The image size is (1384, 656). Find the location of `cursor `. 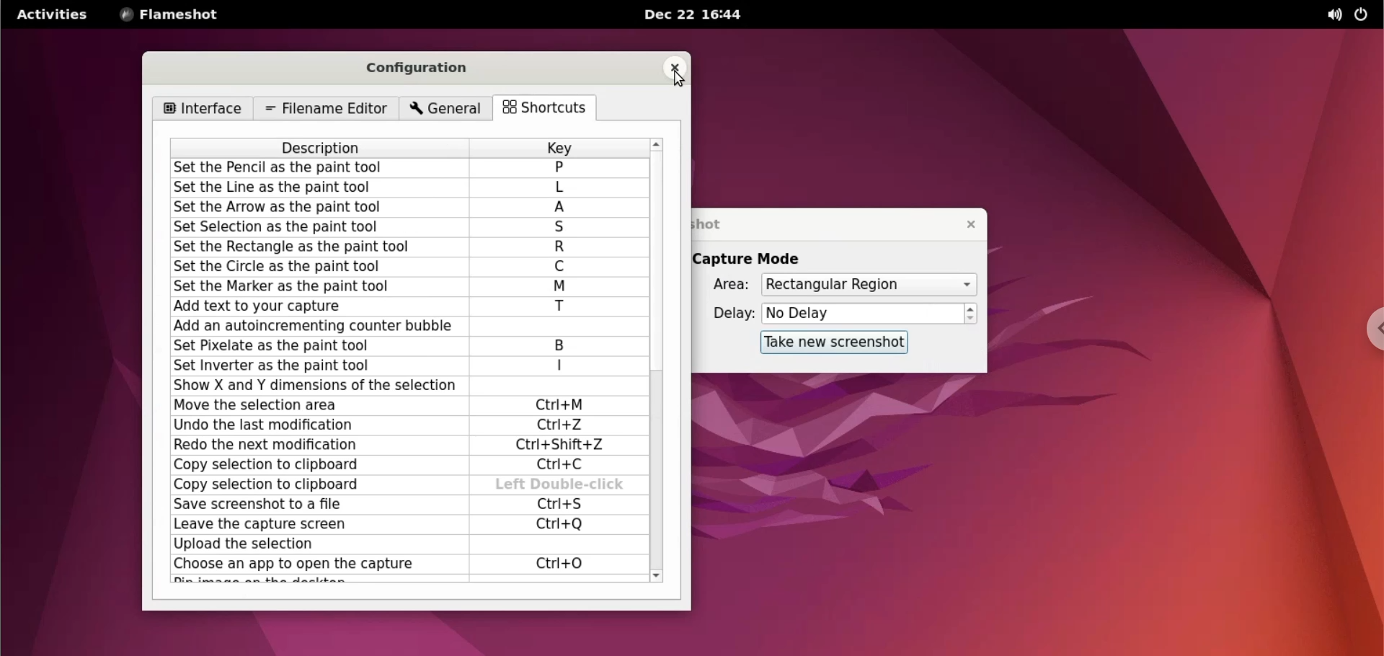

cursor  is located at coordinates (678, 81).